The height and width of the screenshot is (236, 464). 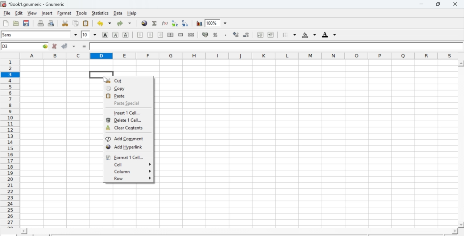 I want to click on Sort ascending, so click(x=175, y=24).